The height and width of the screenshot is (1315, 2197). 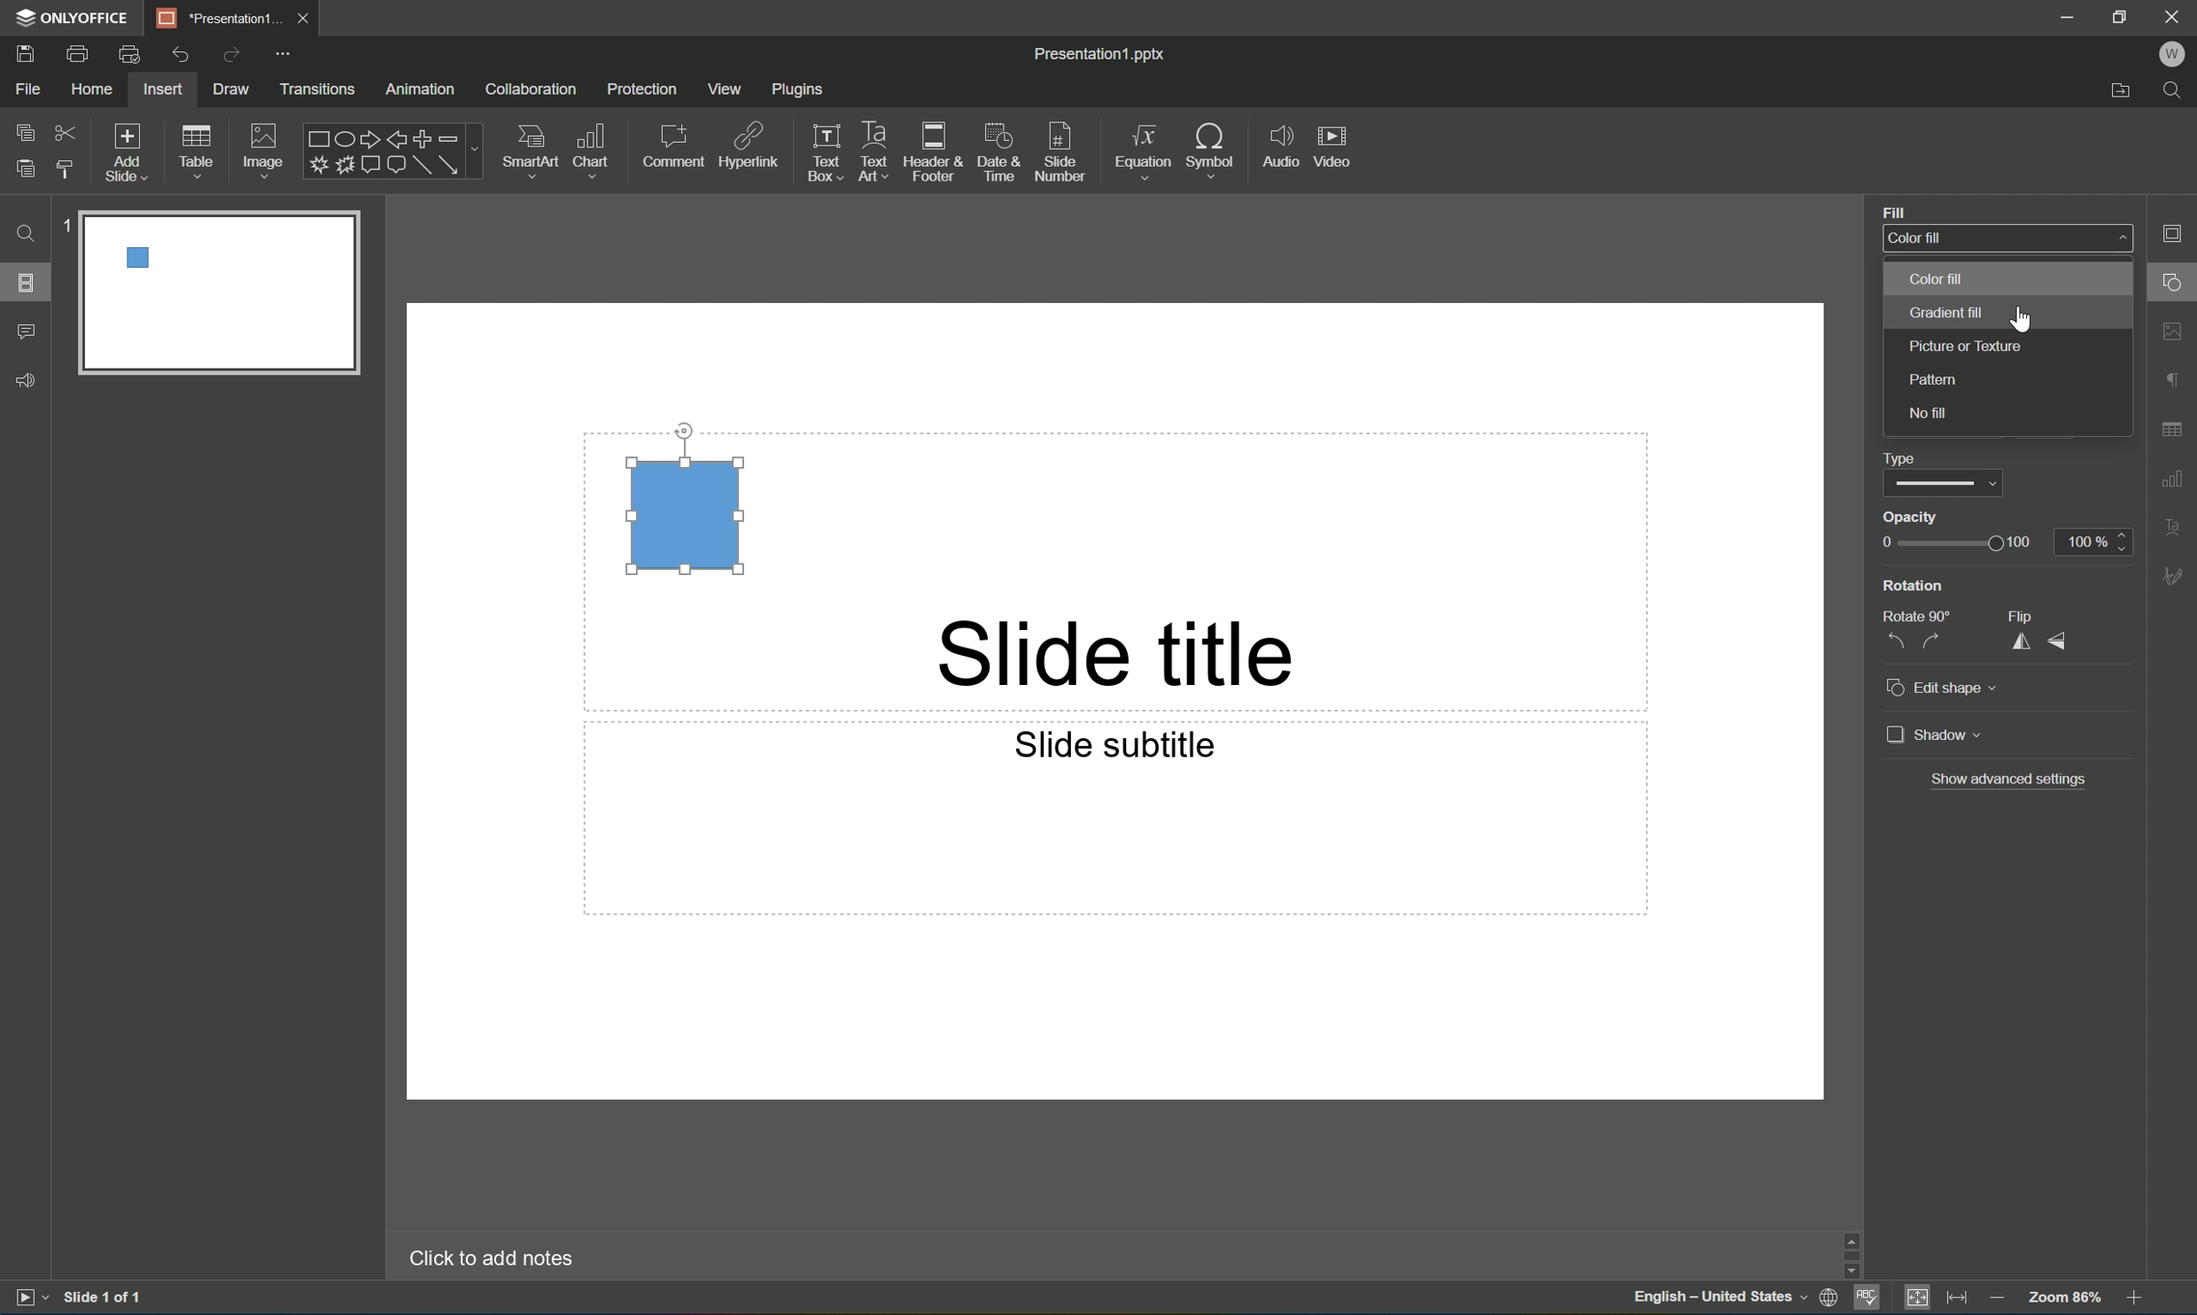 I want to click on Show advanced settings, so click(x=2007, y=782).